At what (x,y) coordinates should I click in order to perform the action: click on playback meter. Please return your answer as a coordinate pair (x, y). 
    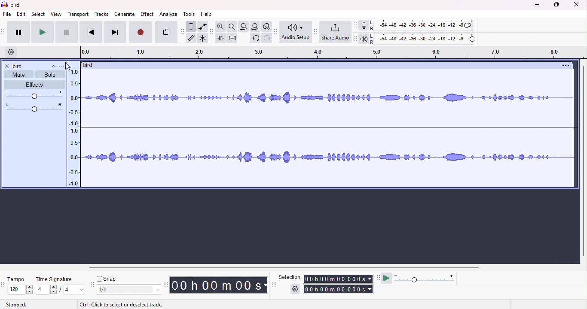
    Looking at the image, I should click on (365, 38).